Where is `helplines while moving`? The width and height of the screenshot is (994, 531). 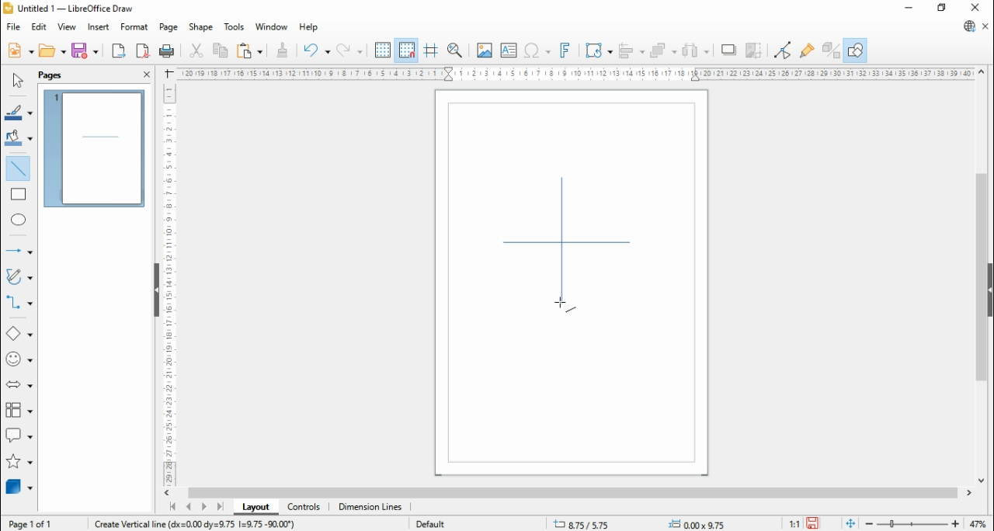 helplines while moving is located at coordinates (430, 49).